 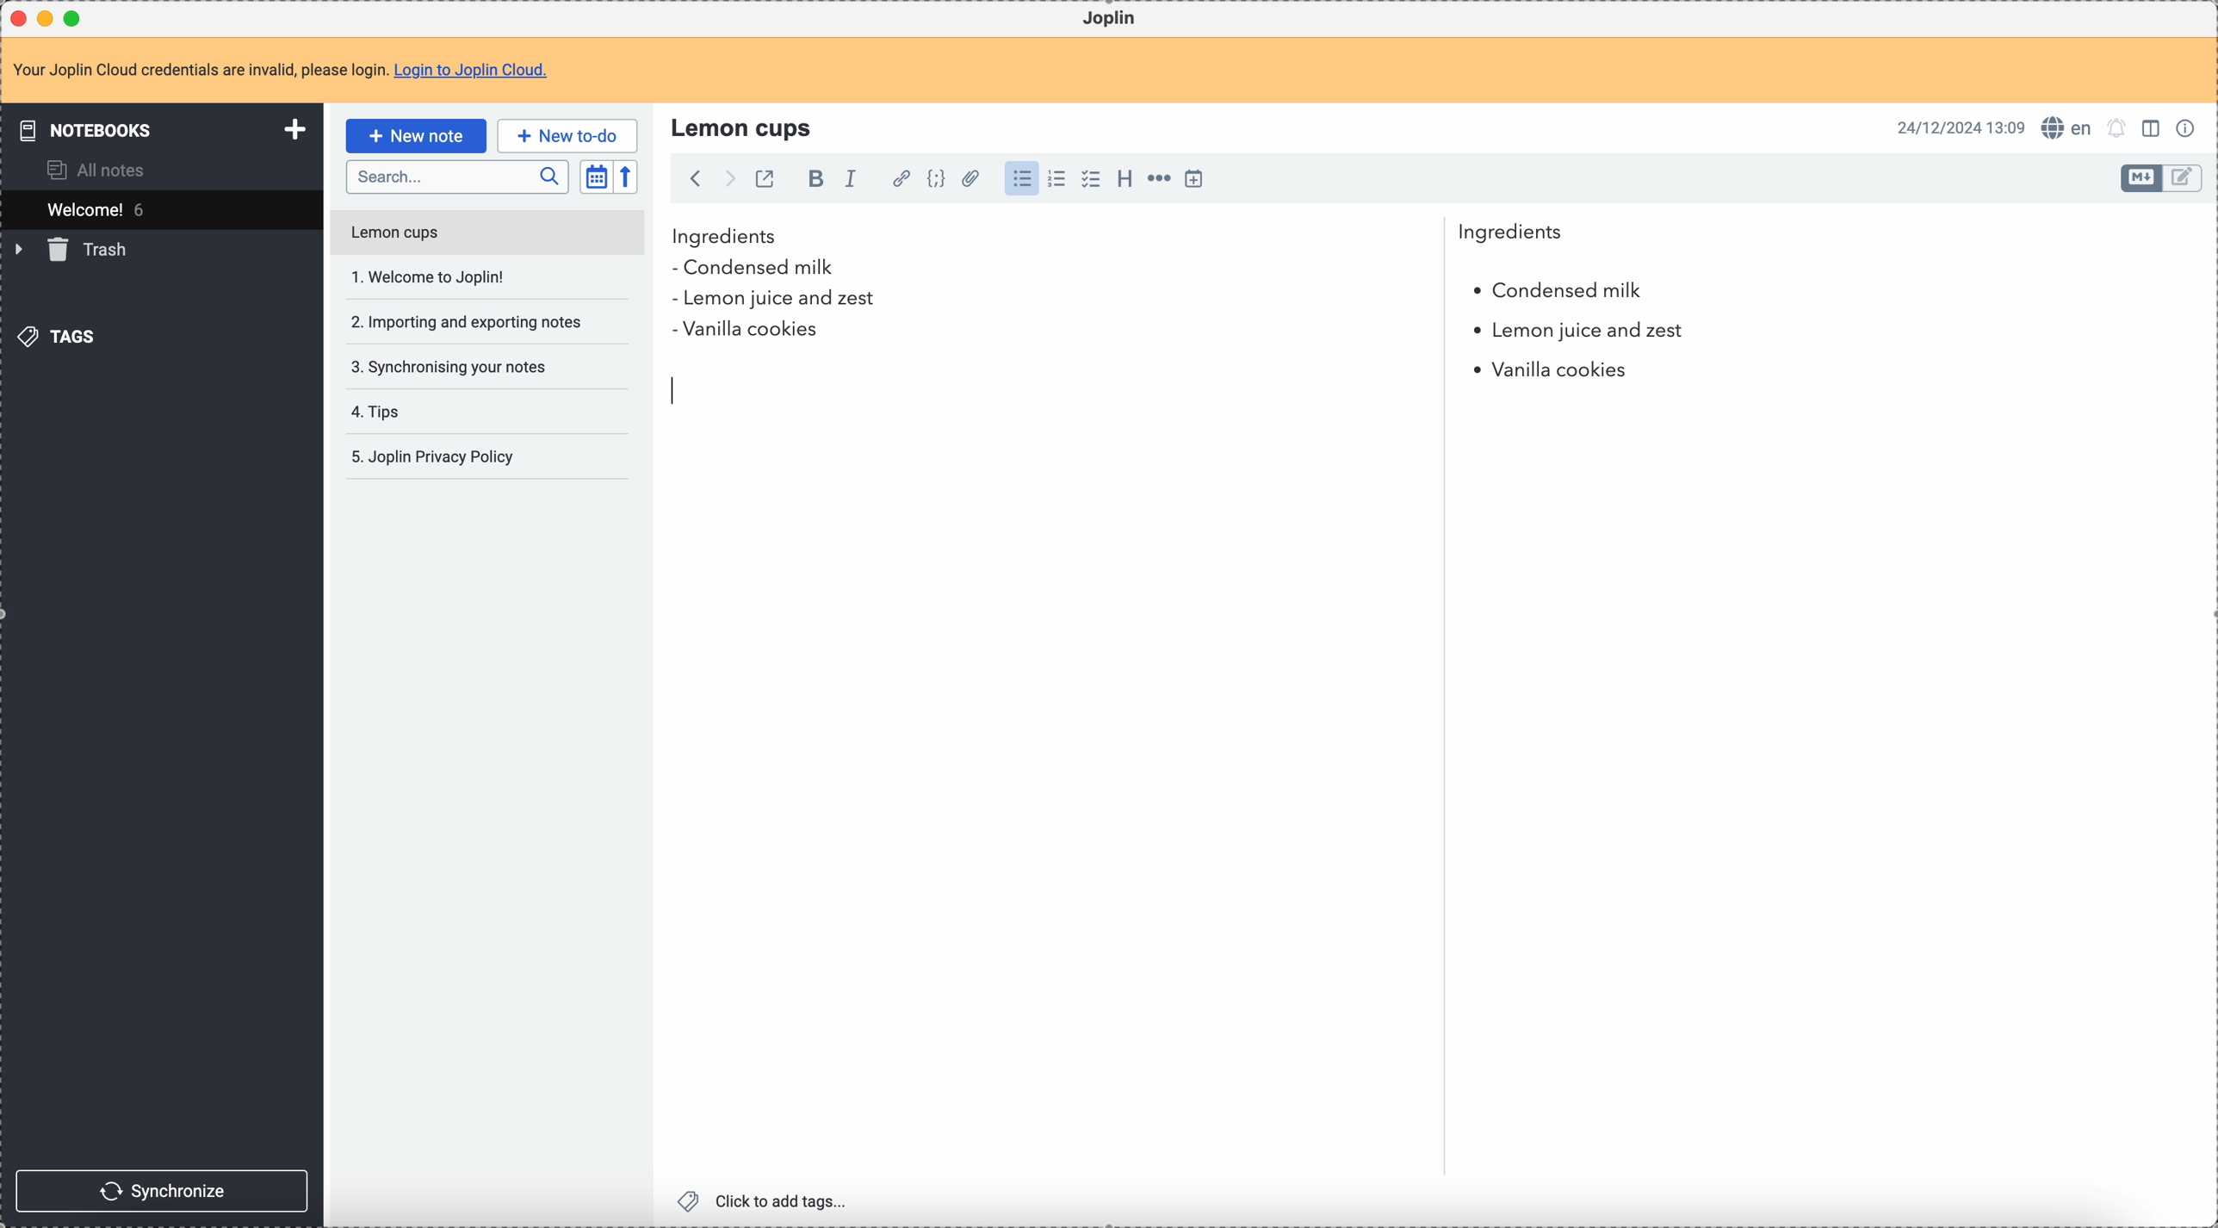 What do you see at coordinates (677, 388) in the screenshot?
I see `remove P` at bounding box center [677, 388].